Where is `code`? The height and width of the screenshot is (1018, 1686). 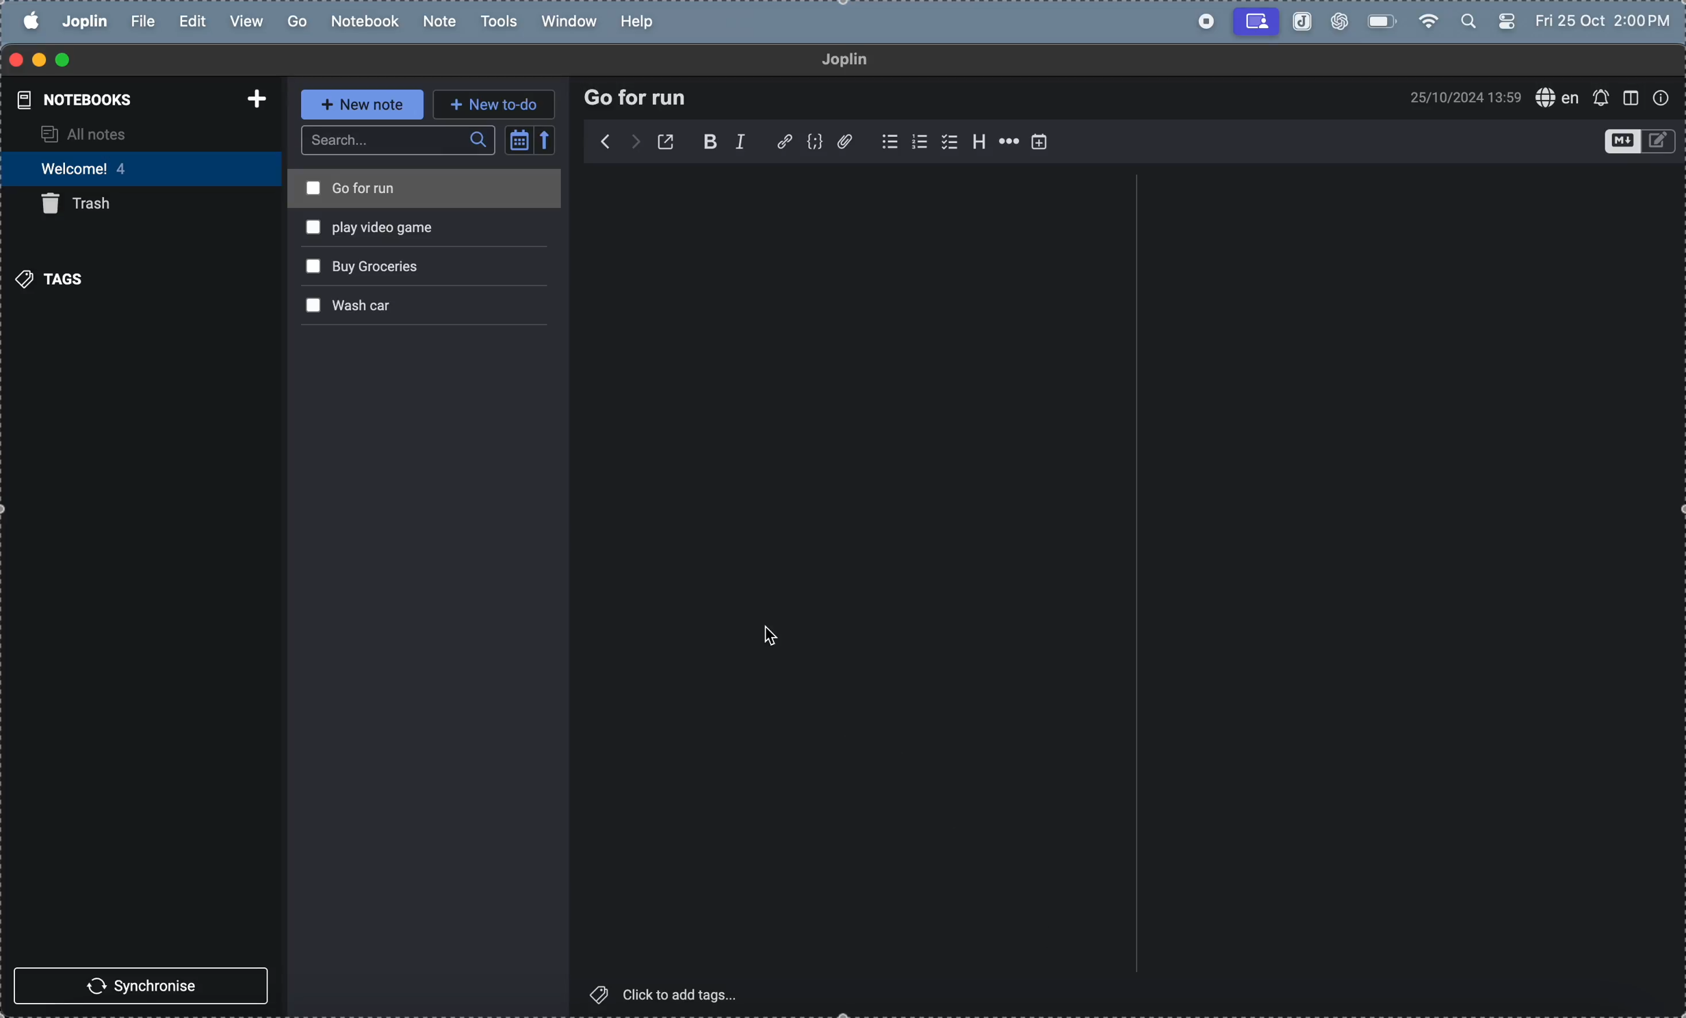 code is located at coordinates (814, 141).